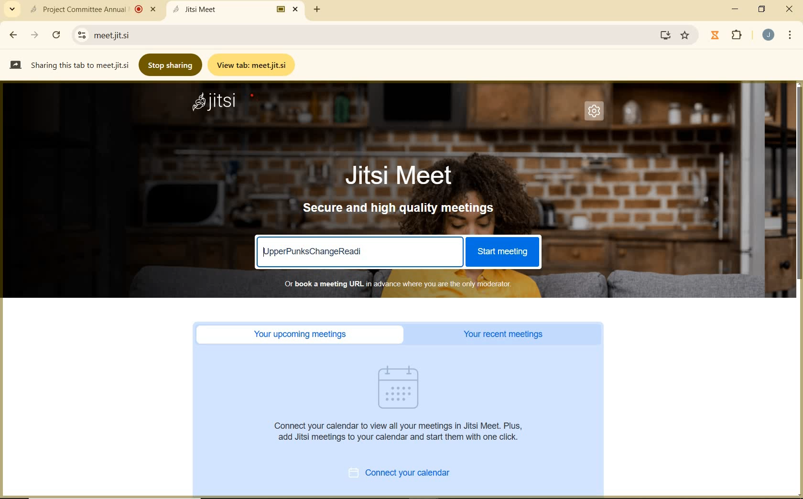 The height and width of the screenshot is (499, 803). What do you see at coordinates (597, 114) in the screenshot?
I see `SETTINGS` at bounding box center [597, 114].